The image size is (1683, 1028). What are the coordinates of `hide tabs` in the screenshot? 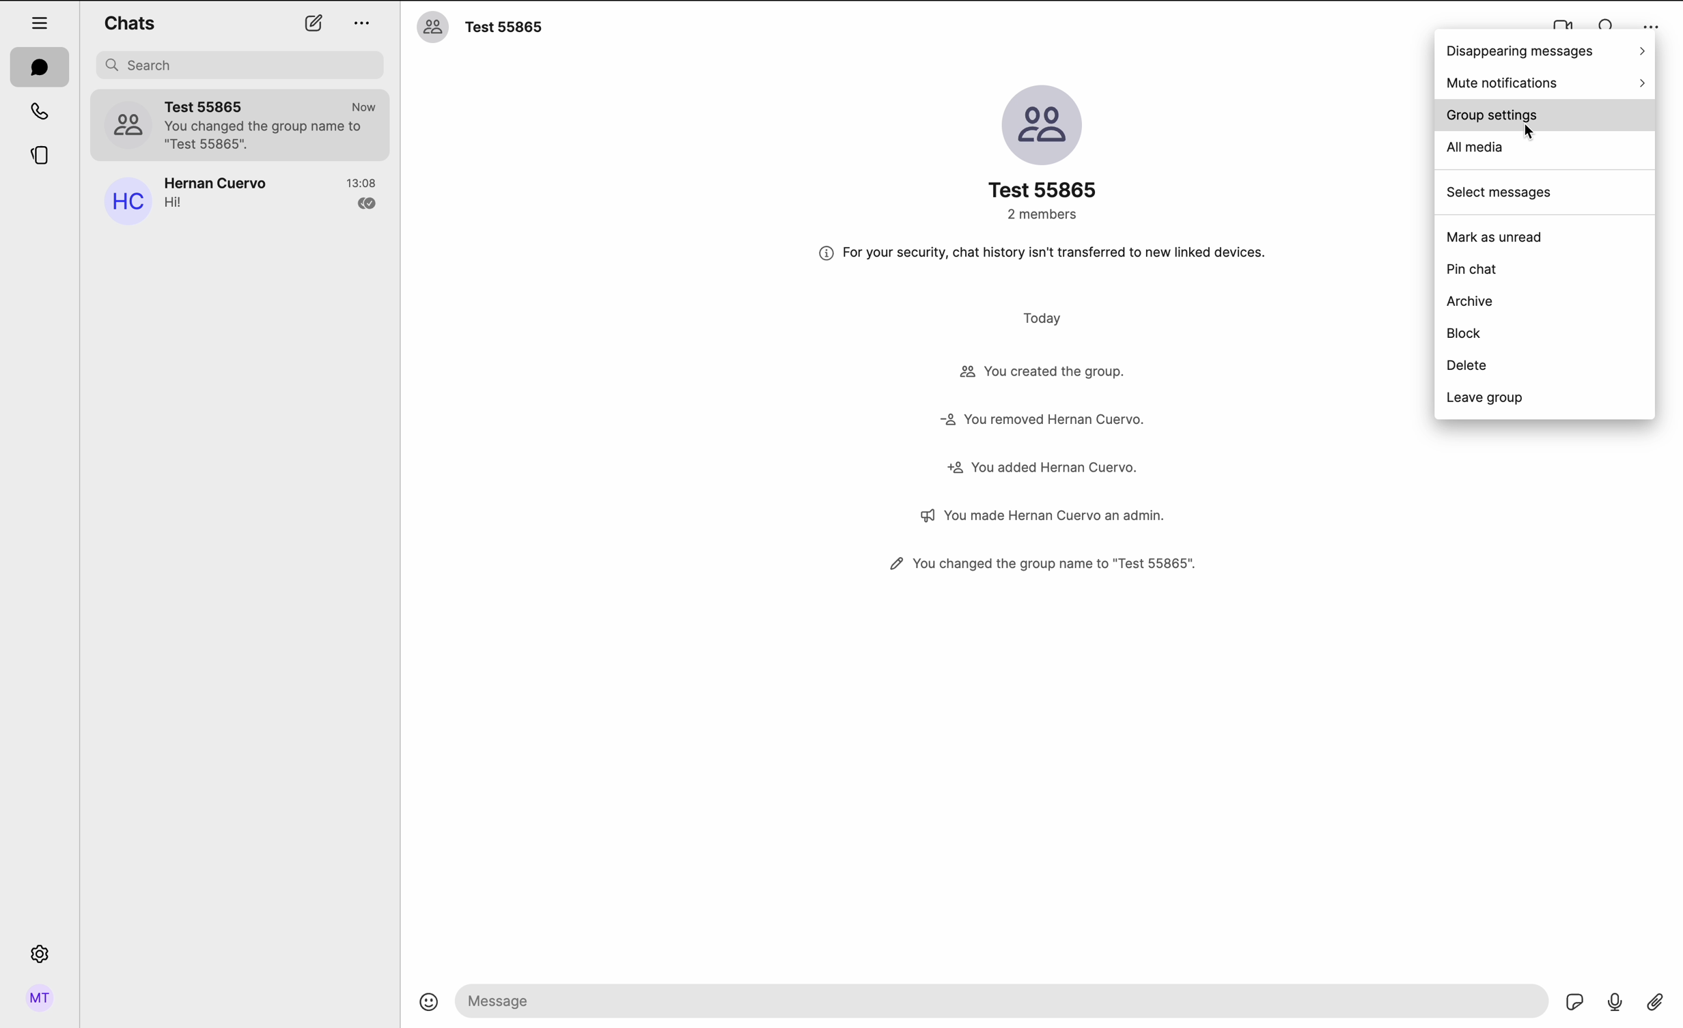 It's located at (40, 21).